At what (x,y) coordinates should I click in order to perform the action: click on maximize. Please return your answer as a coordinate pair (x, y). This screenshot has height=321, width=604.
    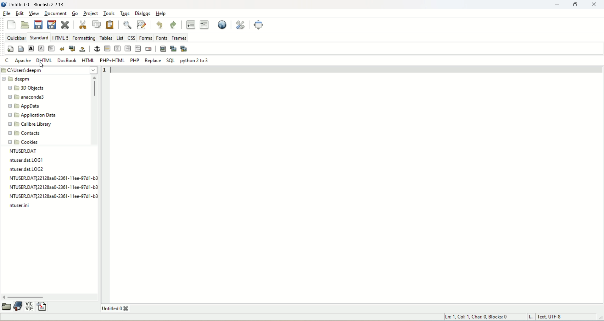
    Looking at the image, I should click on (576, 5).